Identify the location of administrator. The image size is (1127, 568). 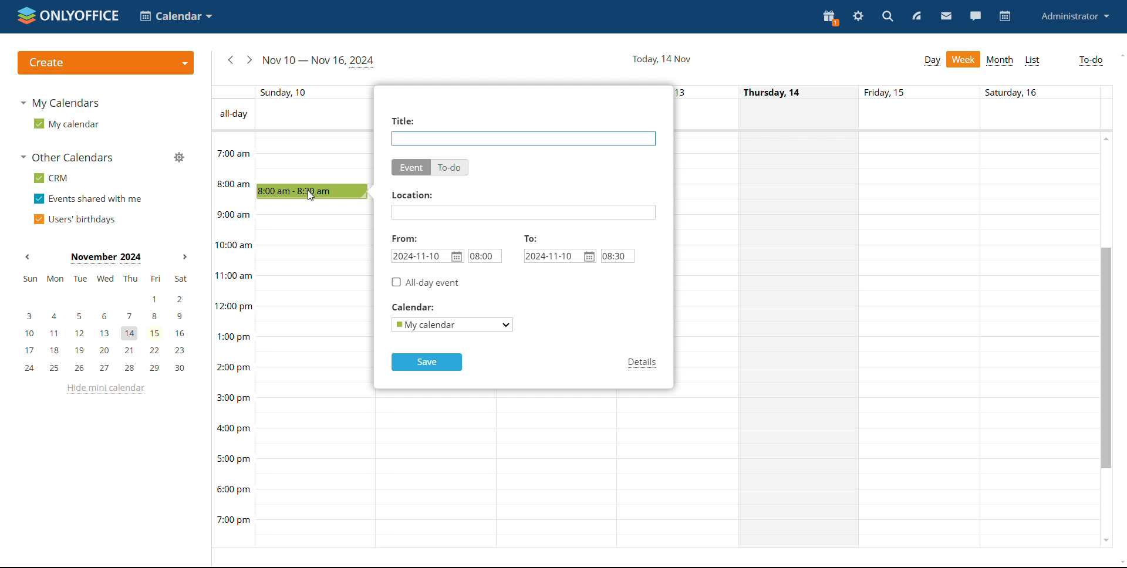
(1074, 15).